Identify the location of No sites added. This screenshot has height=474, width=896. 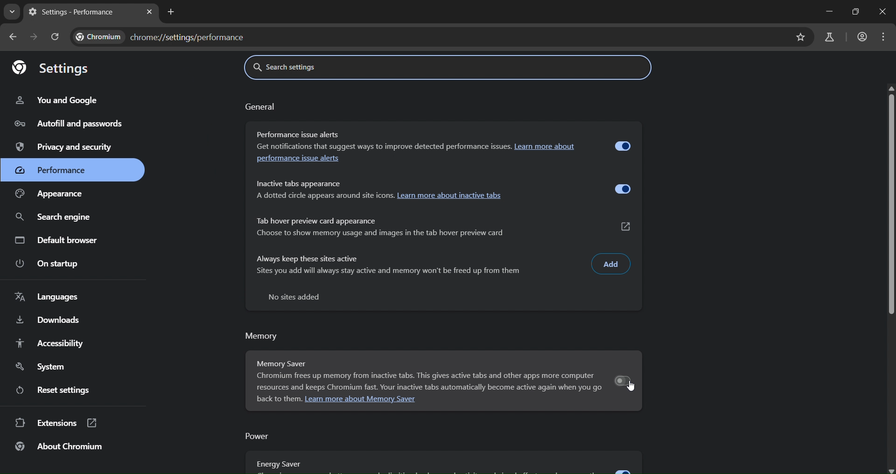
(294, 298).